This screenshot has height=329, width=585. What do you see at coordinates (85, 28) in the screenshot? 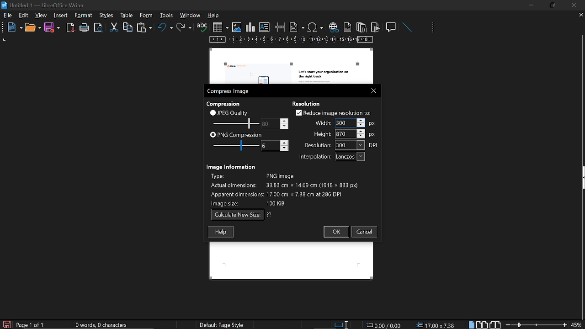
I see `print` at bounding box center [85, 28].